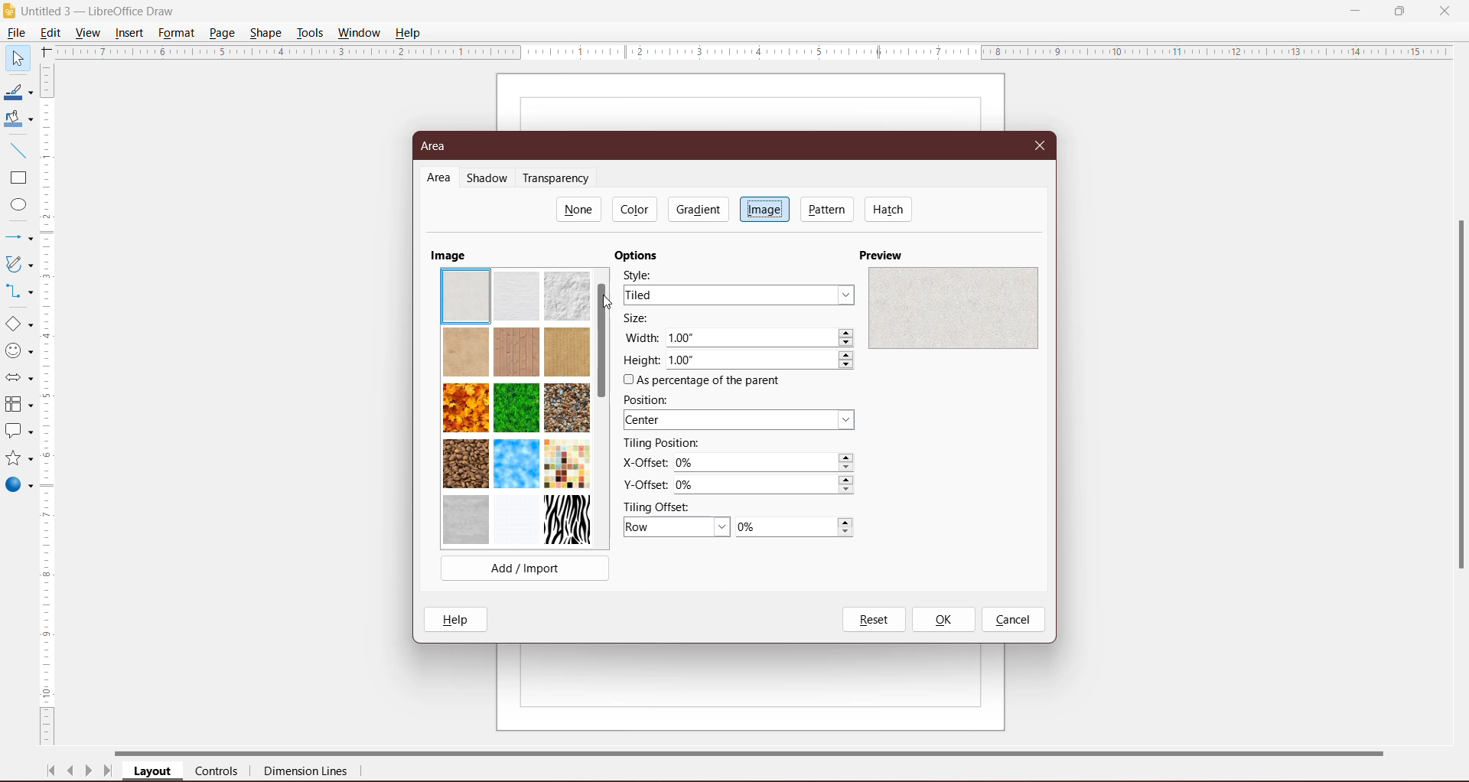 The width and height of the screenshot is (1469, 782). I want to click on OK, so click(943, 620).